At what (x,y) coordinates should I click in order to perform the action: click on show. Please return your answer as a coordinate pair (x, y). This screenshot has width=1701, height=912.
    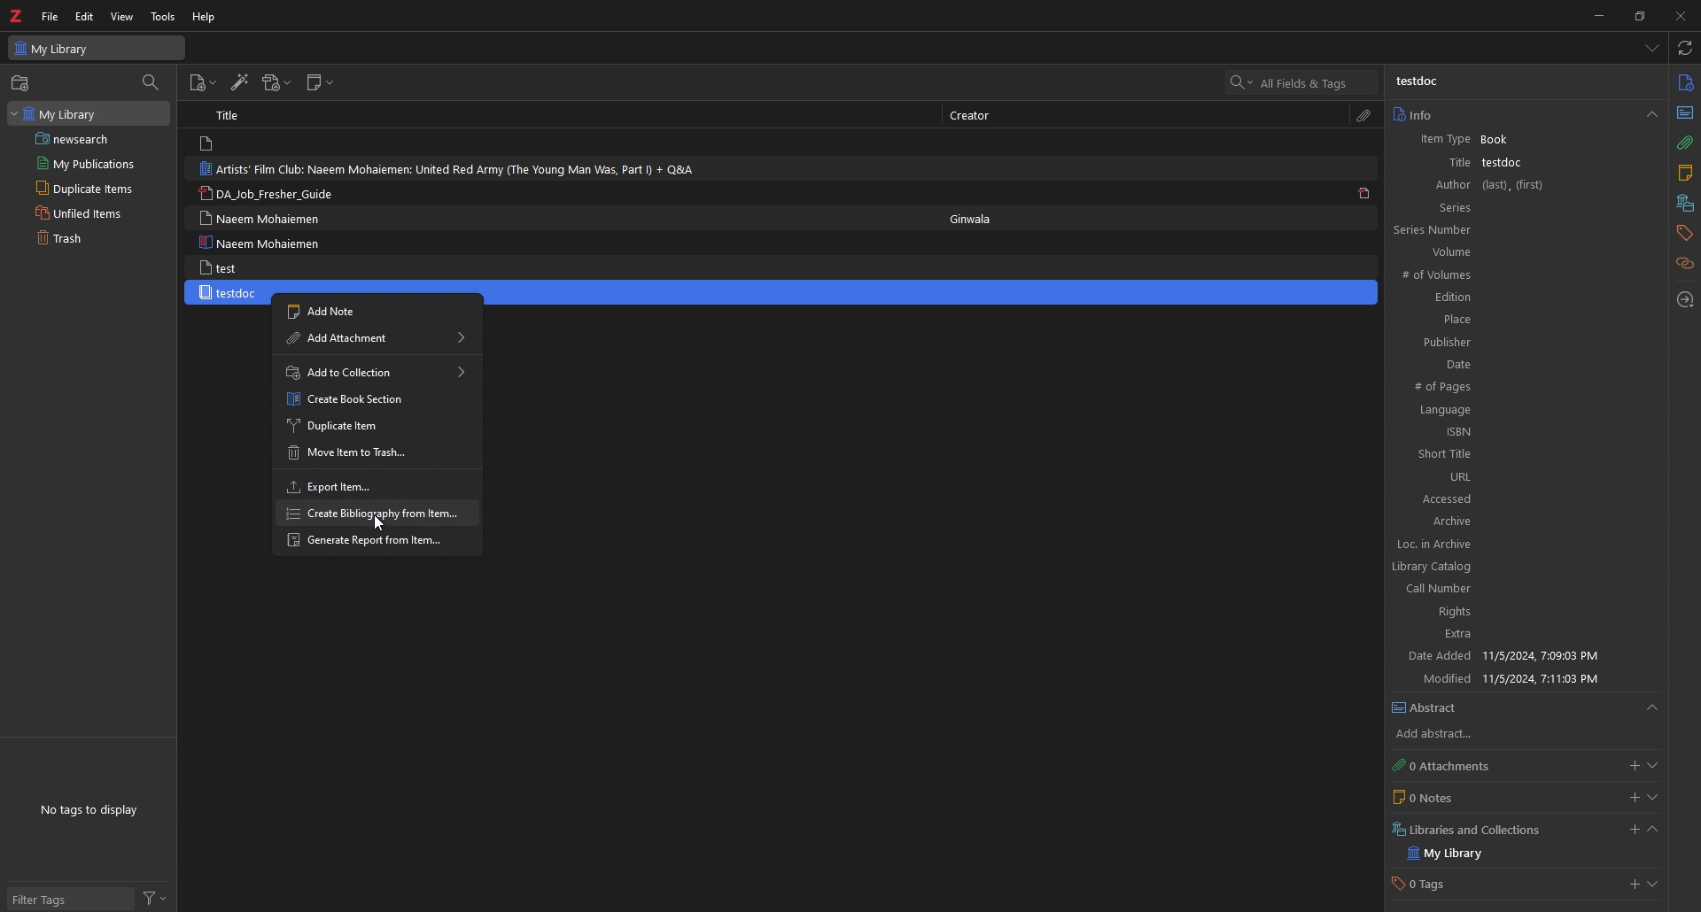
    Looking at the image, I should click on (1656, 886).